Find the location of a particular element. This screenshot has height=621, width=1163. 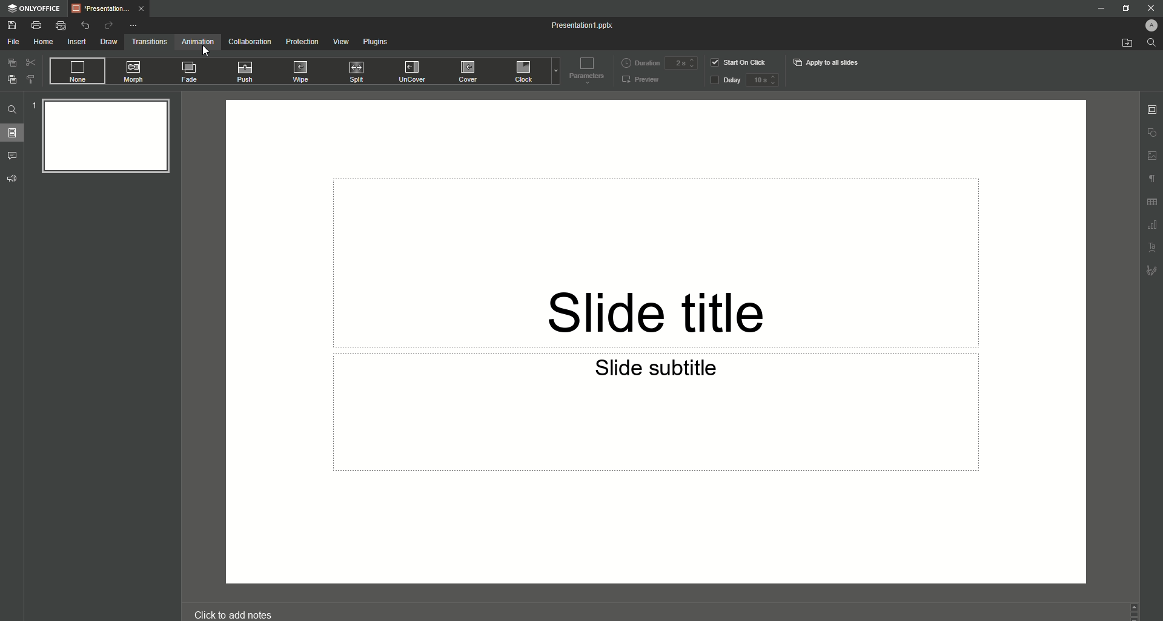

Comments is located at coordinates (13, 155).